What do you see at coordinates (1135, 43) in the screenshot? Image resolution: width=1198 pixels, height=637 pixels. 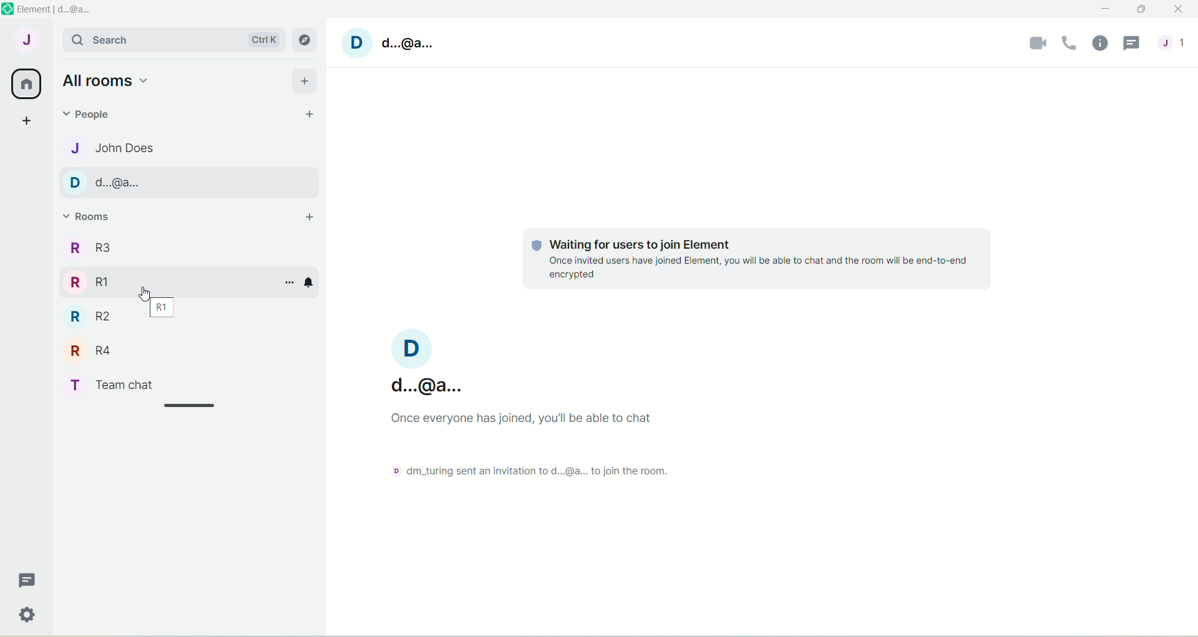 I see `threads` at bounding box center [1135, 43].